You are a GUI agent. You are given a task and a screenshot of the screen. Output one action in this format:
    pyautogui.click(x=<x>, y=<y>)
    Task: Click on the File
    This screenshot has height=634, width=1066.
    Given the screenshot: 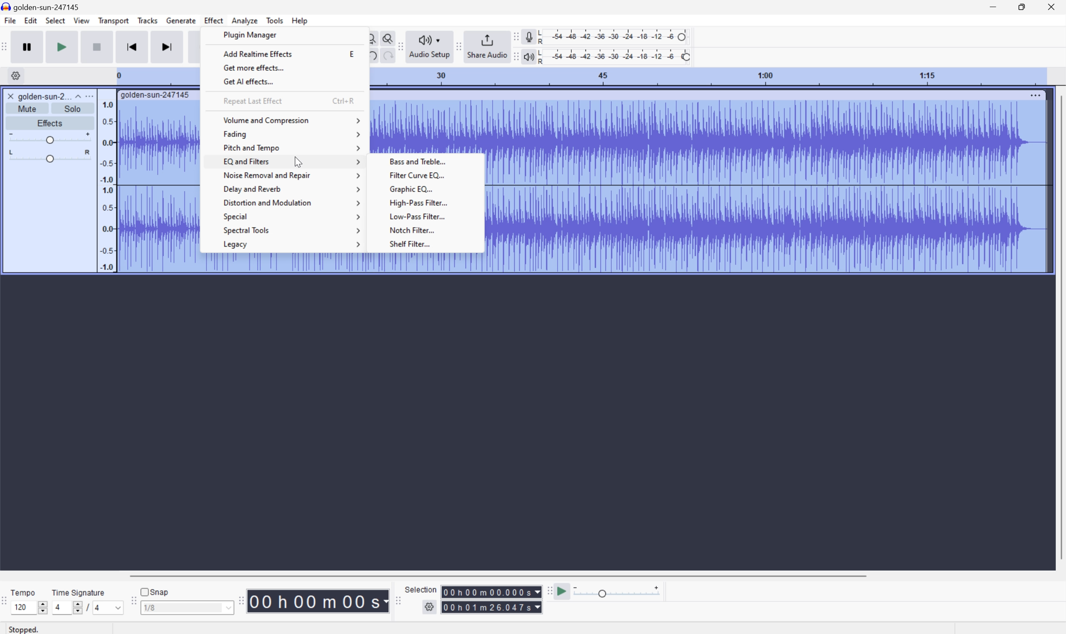 What is the action you would take?
    pyautogui.click(x=9, y=20)
    